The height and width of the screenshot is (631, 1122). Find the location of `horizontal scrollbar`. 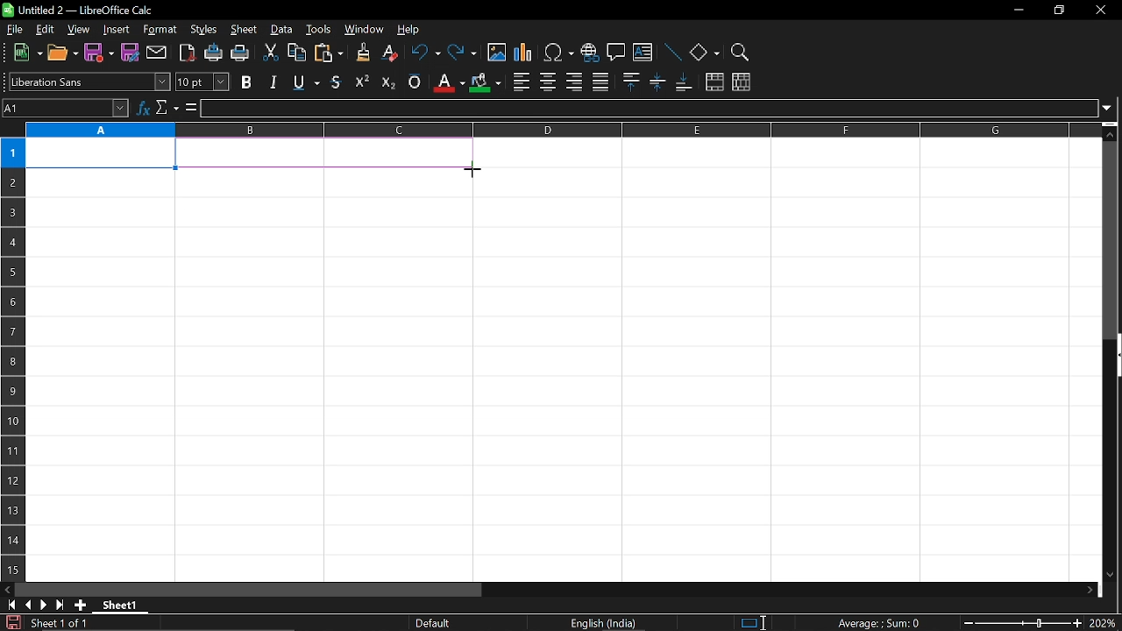

horizontal scrollbar is located at coordinates (249, 590).